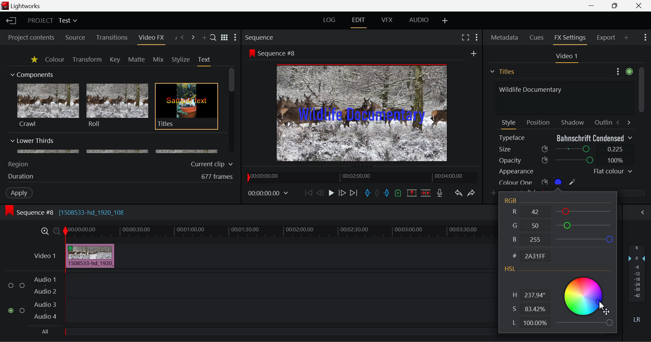 The height and width of the screenshot is (342, 651). Describe the element at coordinates (368, 194) in the screenshot. I see `Mark In` at that location.